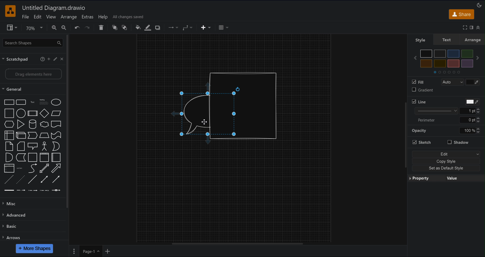  Describe the element at coordinates (415, 58) in the screenshot. I see `Previous color set` at that location.